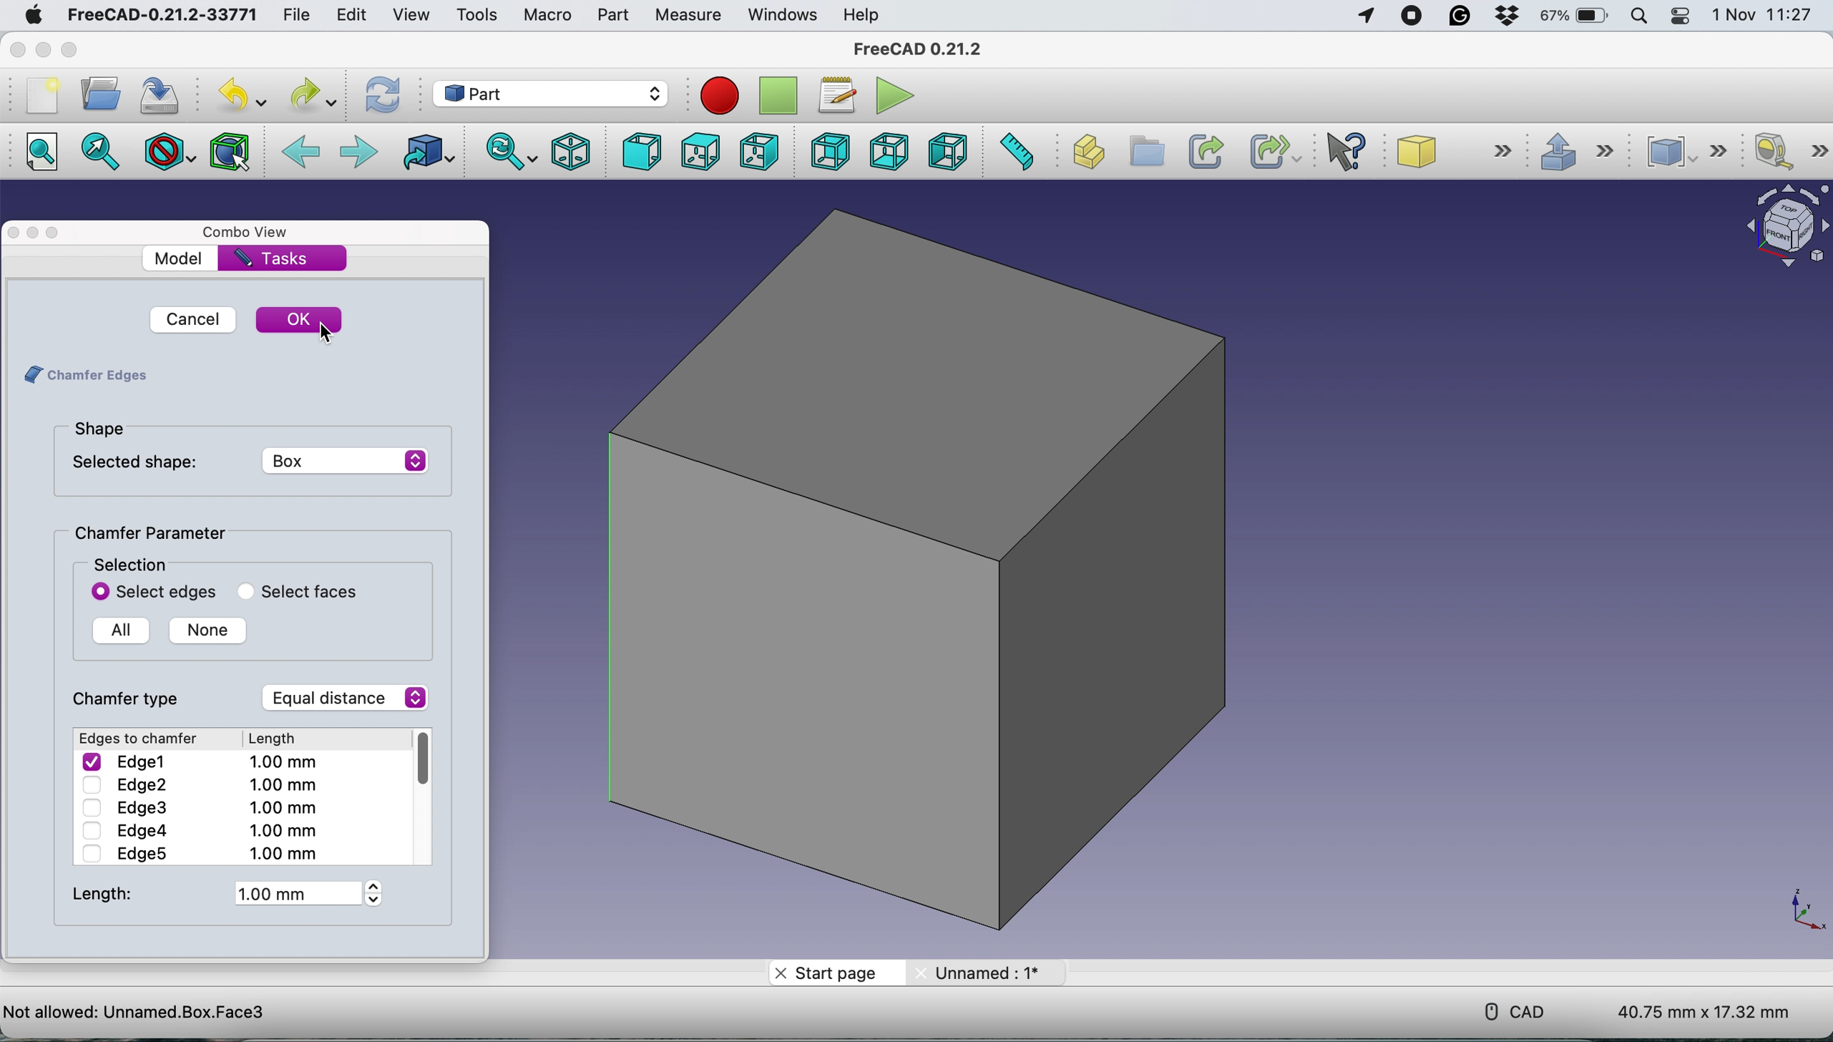 This screenshot has width=1833, height=1042. Describe the element at coordinates (1785, 228) in the screenshot. I see `object interface` at that location.